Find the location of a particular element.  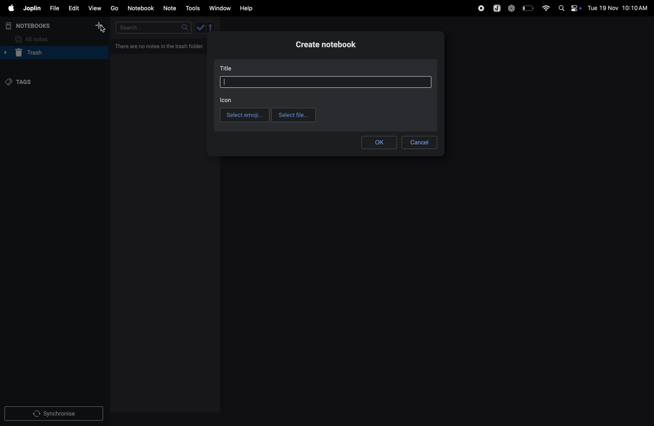

title is located at coordinates (227, 68).